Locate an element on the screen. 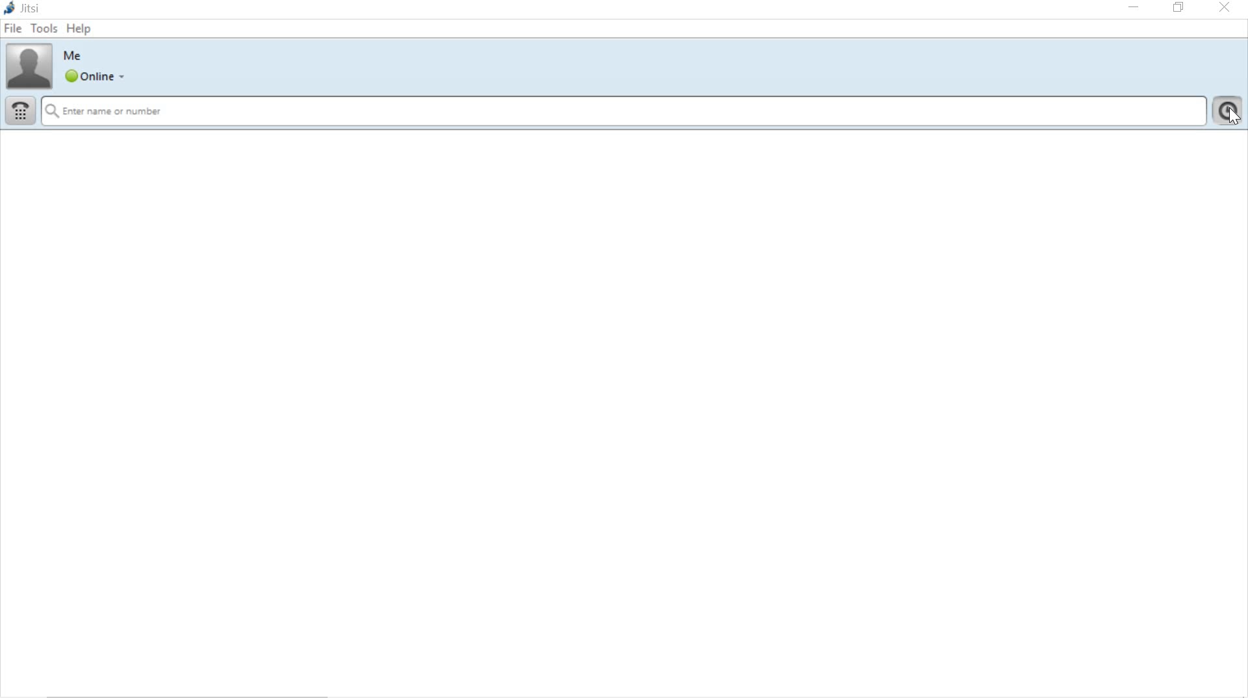  cursor is located at coordinates (1234, 120).